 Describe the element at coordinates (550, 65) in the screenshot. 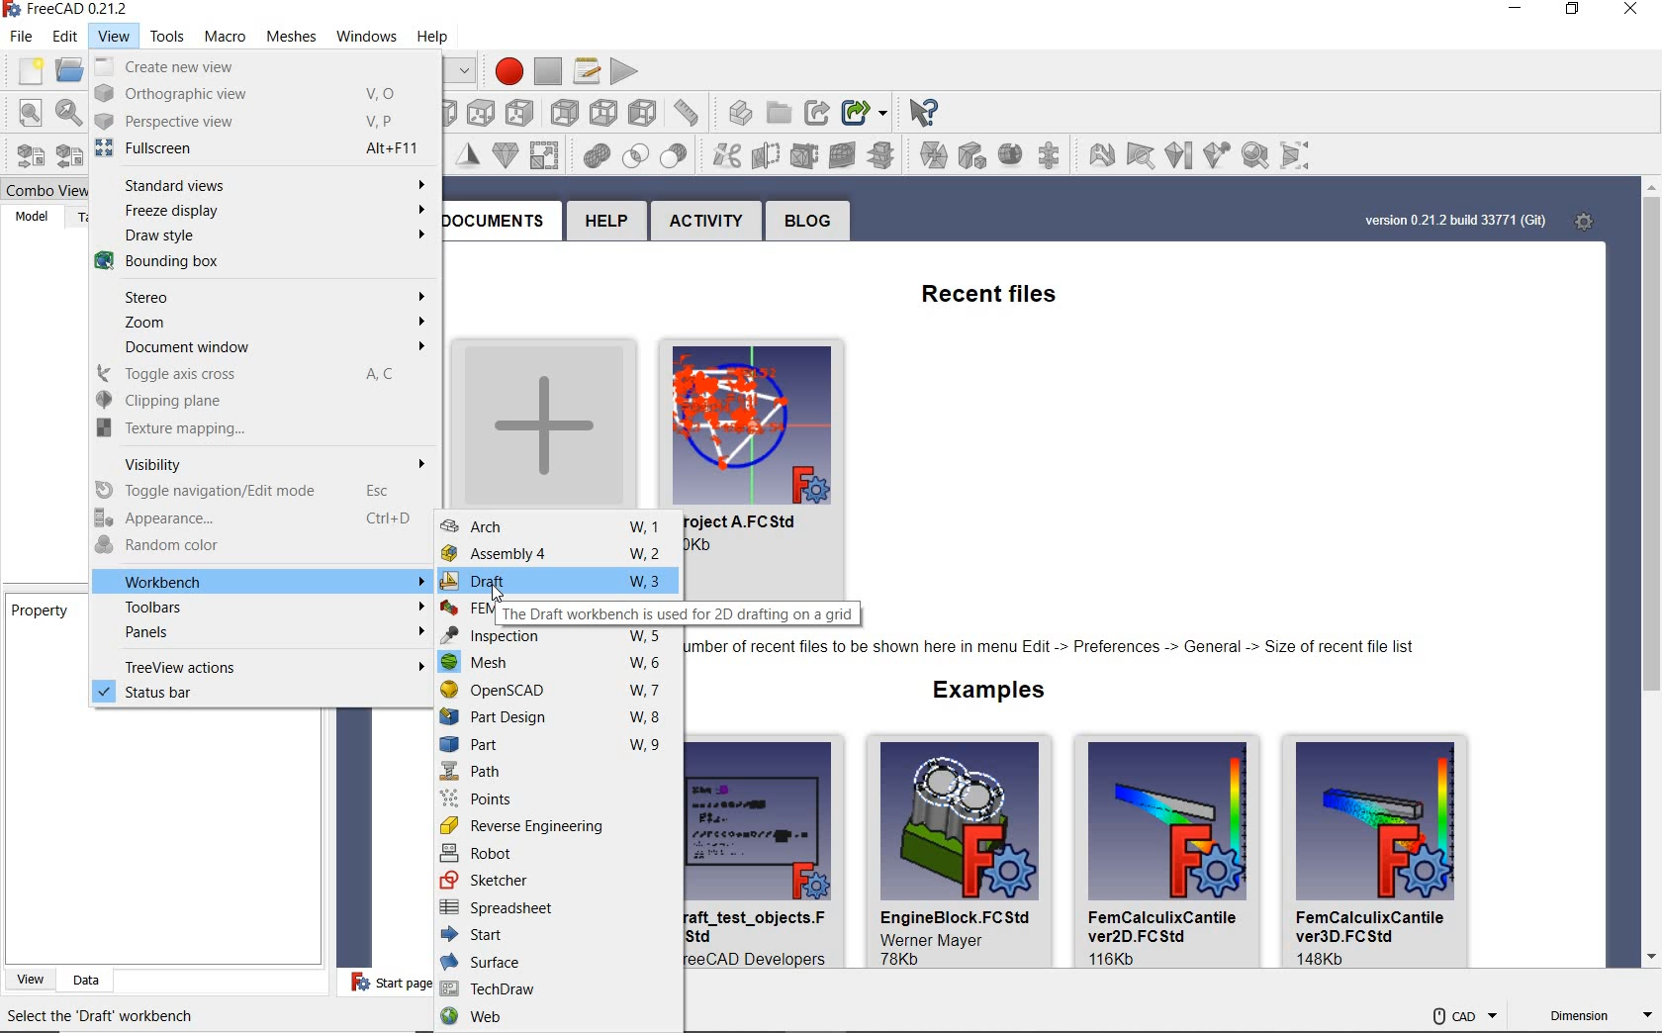

I see `stop macro recording` at that location.